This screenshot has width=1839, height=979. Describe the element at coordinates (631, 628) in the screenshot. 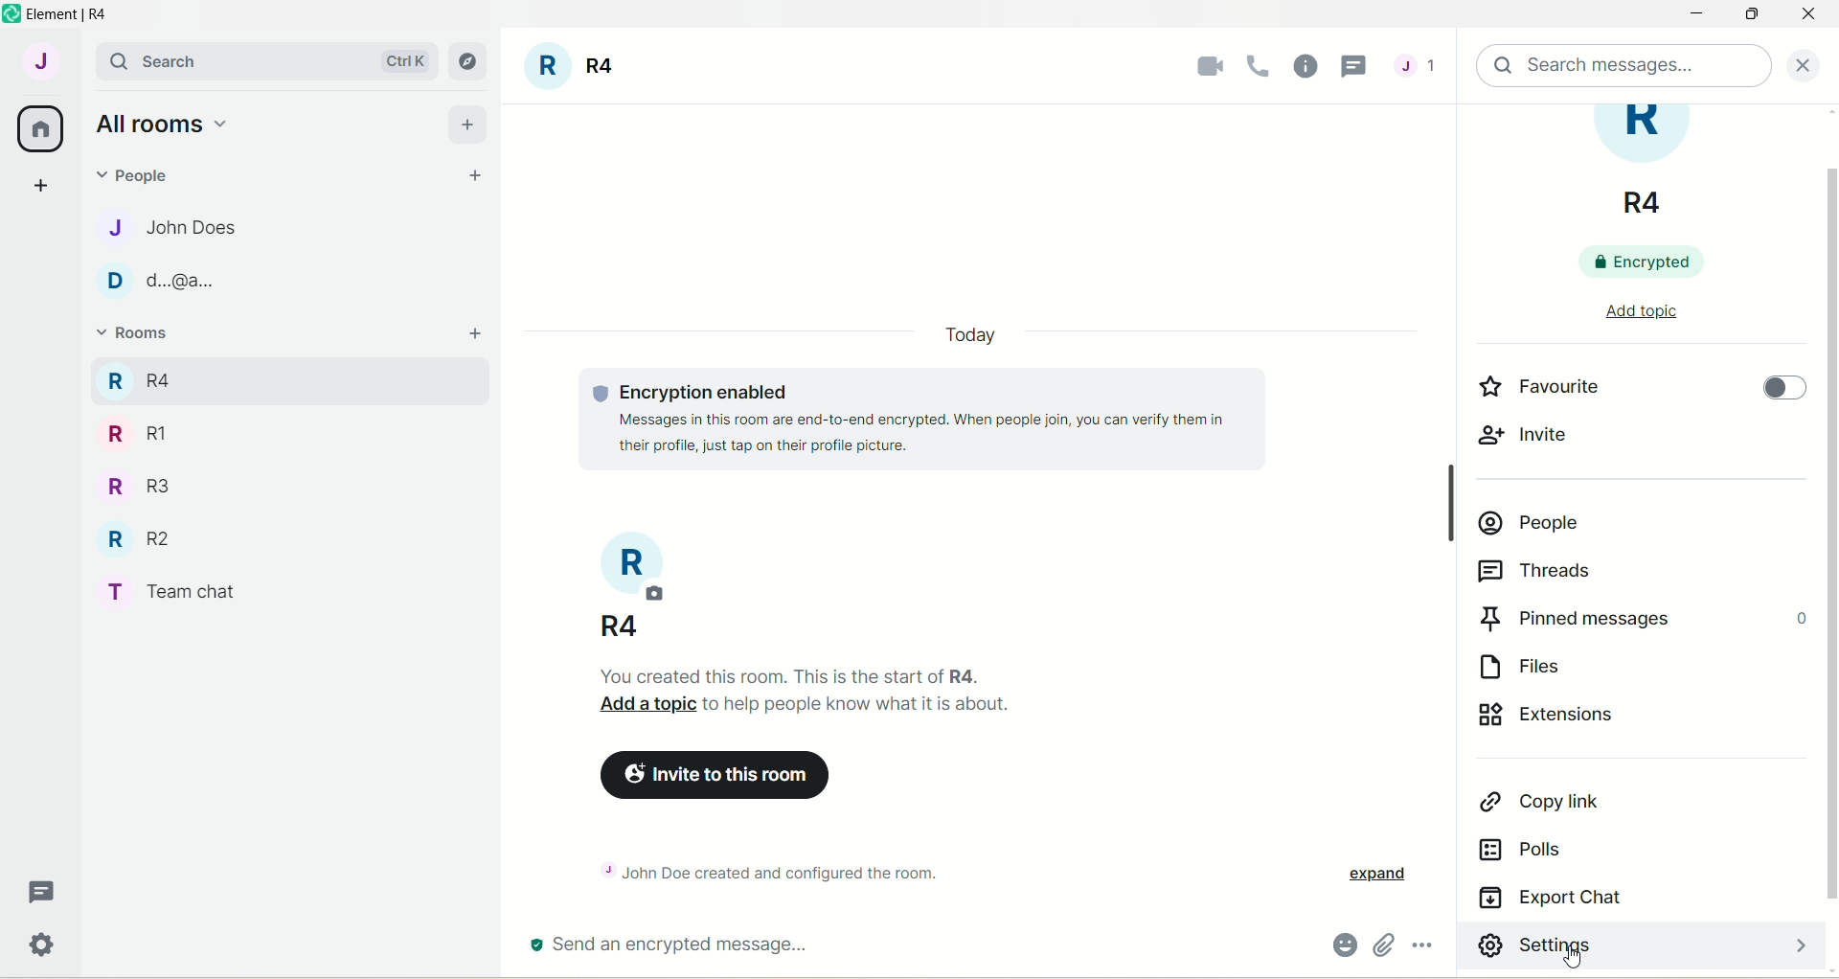

I see `Add a photo, so..` at that location.